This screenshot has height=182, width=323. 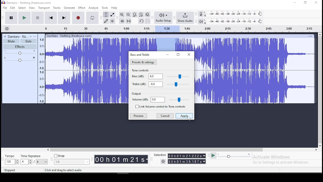 I want to click on cancel, so click(x=165, y=116).